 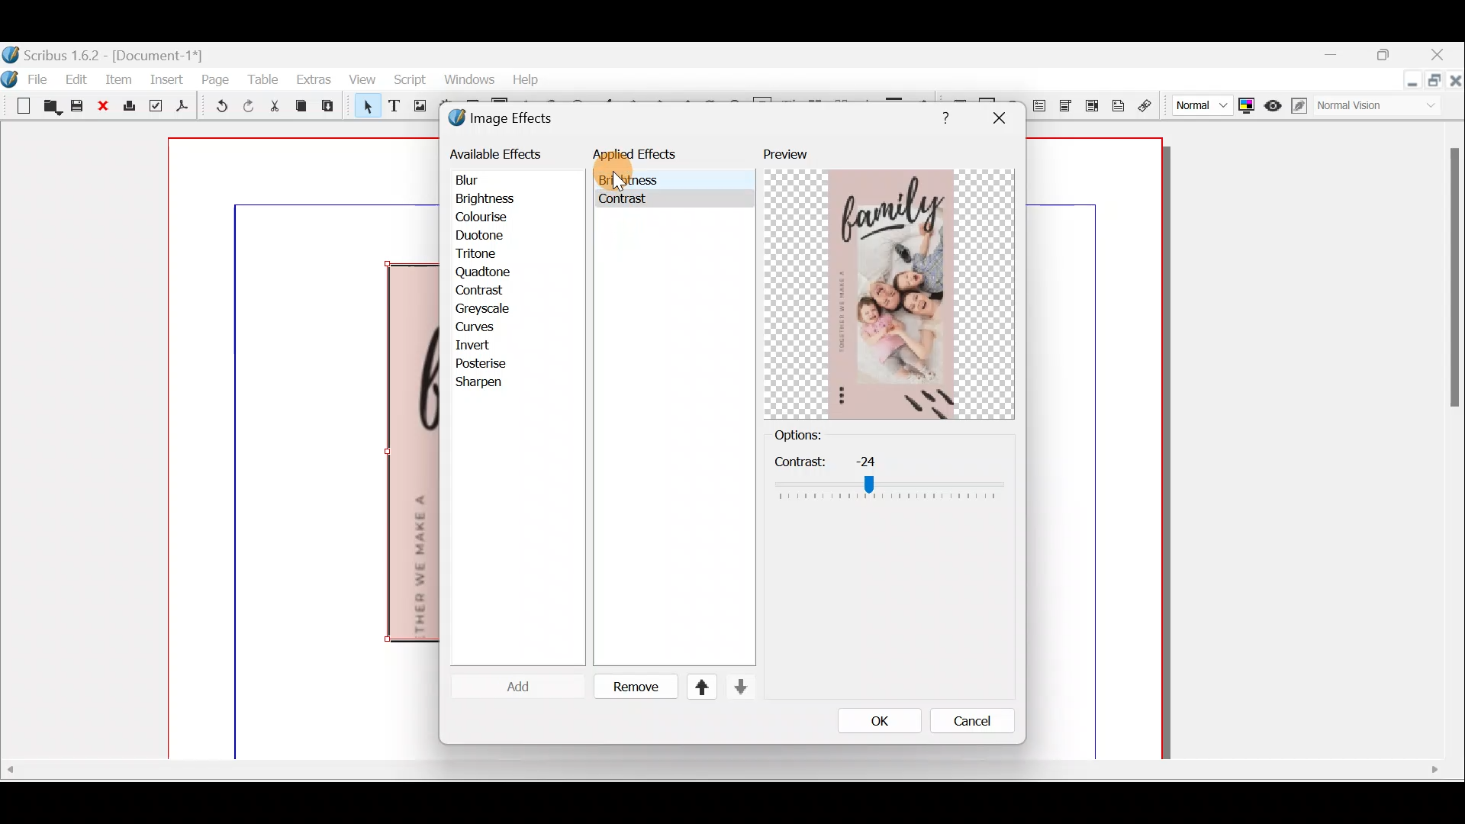 I want to click on , so click(x=942, y=115).